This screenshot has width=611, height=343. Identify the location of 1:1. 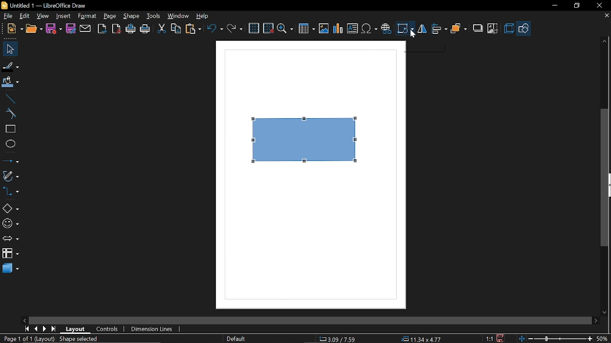
(489, 338).